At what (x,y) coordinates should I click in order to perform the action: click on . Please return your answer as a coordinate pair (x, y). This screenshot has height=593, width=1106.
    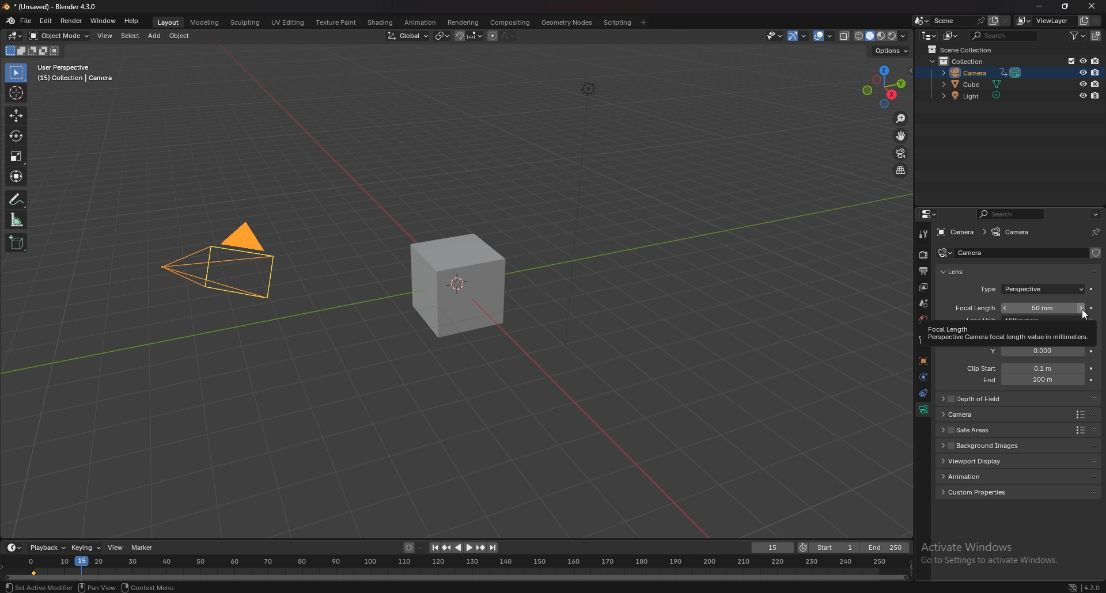
    Looking at the image, I should click on (574, 215).